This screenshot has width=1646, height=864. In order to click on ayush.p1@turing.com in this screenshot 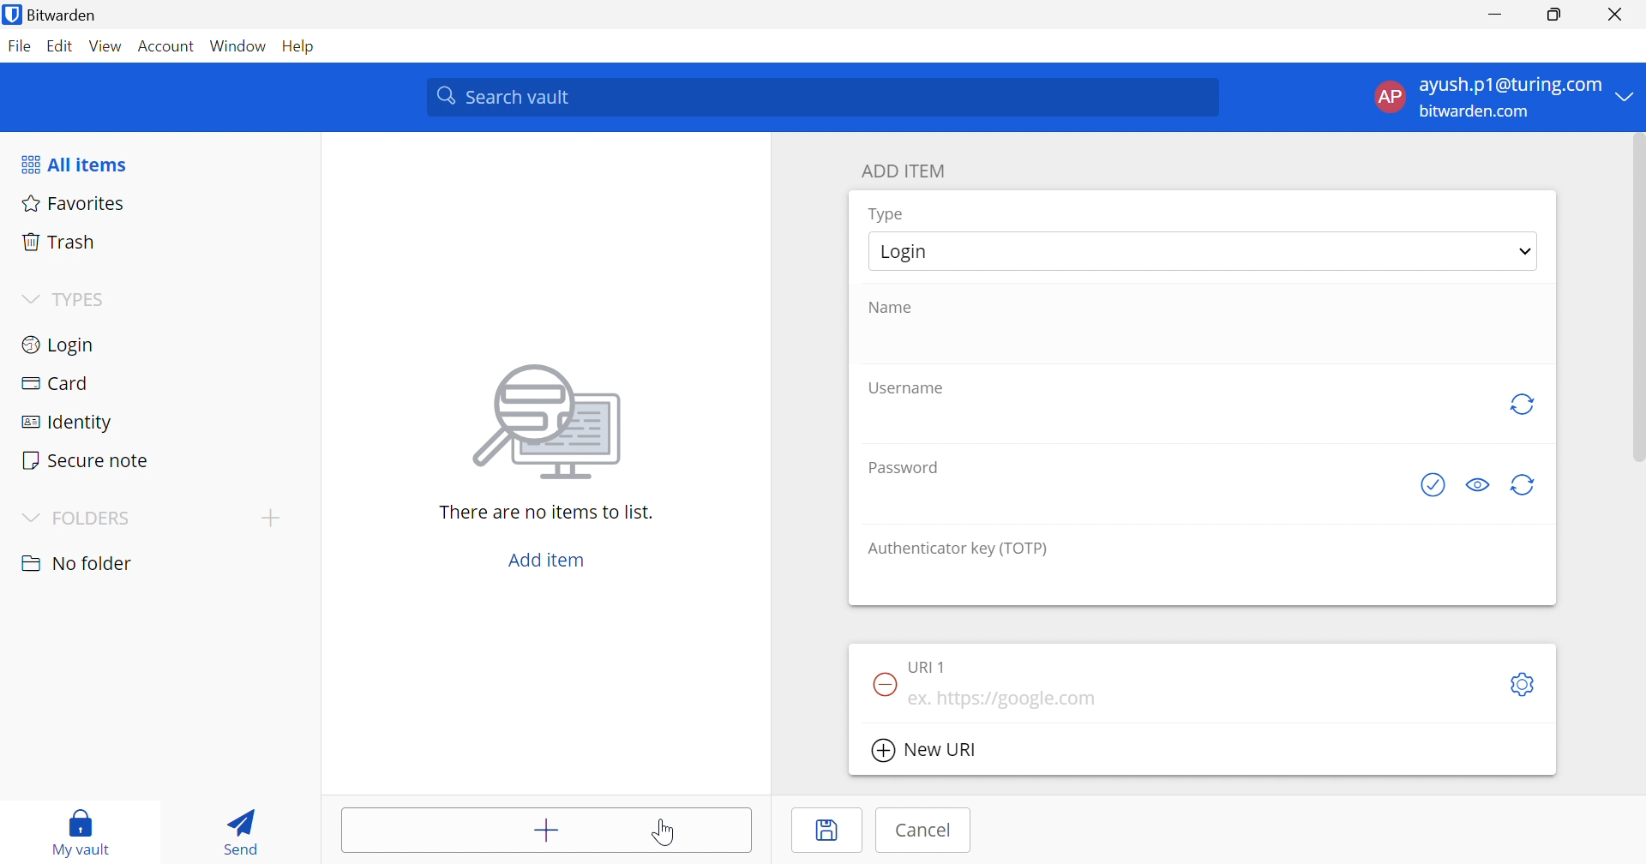, I will do `click(1513, 87)`.